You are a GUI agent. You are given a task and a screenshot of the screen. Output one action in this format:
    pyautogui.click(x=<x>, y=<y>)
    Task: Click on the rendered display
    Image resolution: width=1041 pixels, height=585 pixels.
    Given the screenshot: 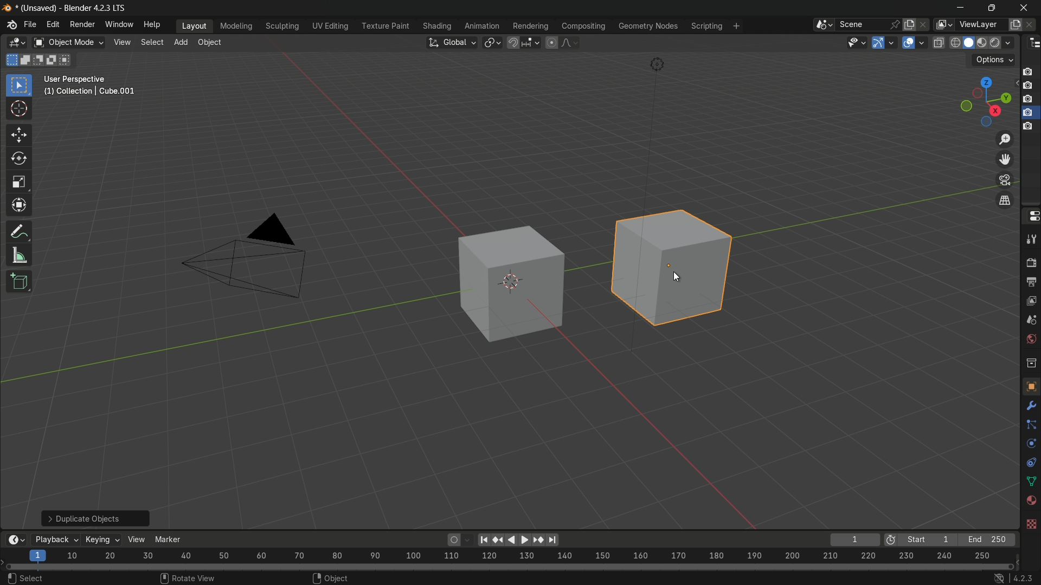 What is the action you would take?
    pyautogui.click(x=1003, y=44)
    